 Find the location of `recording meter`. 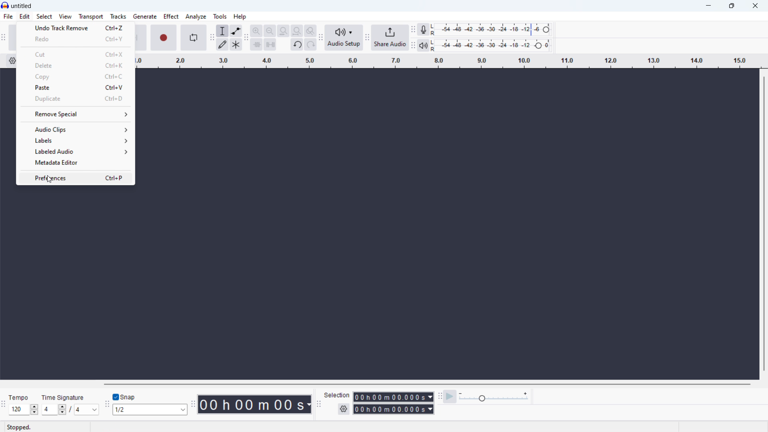

recording meter is located at coordinates (424, 30).